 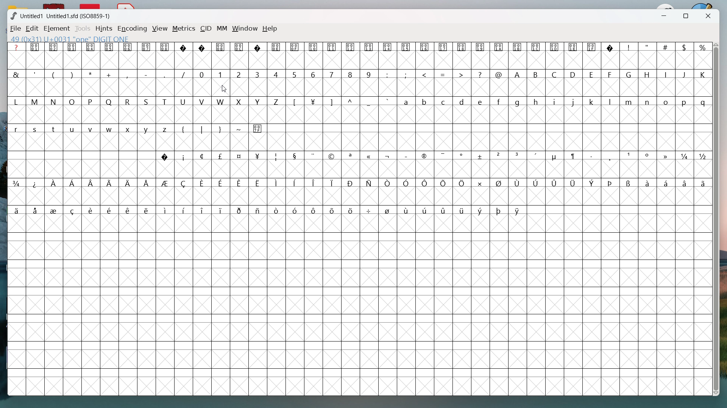 What do you see at coordinates (352, 183) in the screenshot?
I see `symbol` at bounding box center [352, 183].